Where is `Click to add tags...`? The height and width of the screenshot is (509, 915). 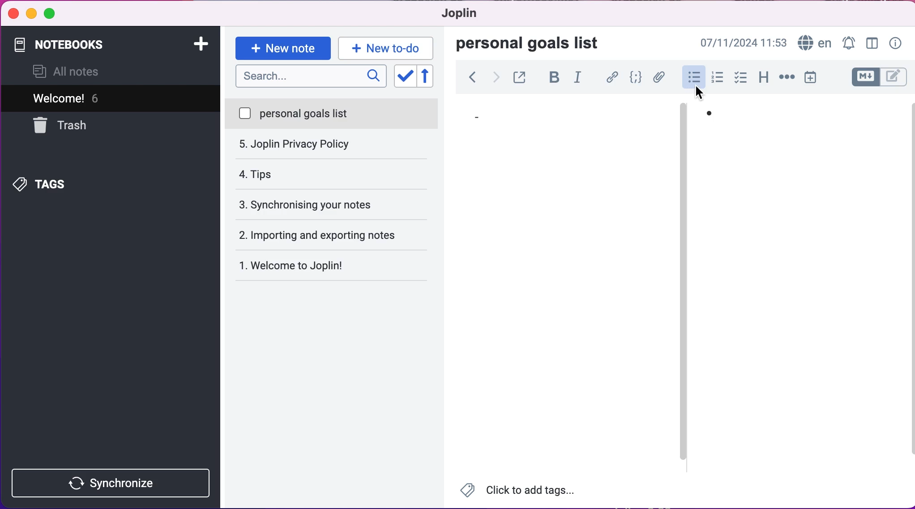
Click to add tags... is located at coordinates (523, 491).